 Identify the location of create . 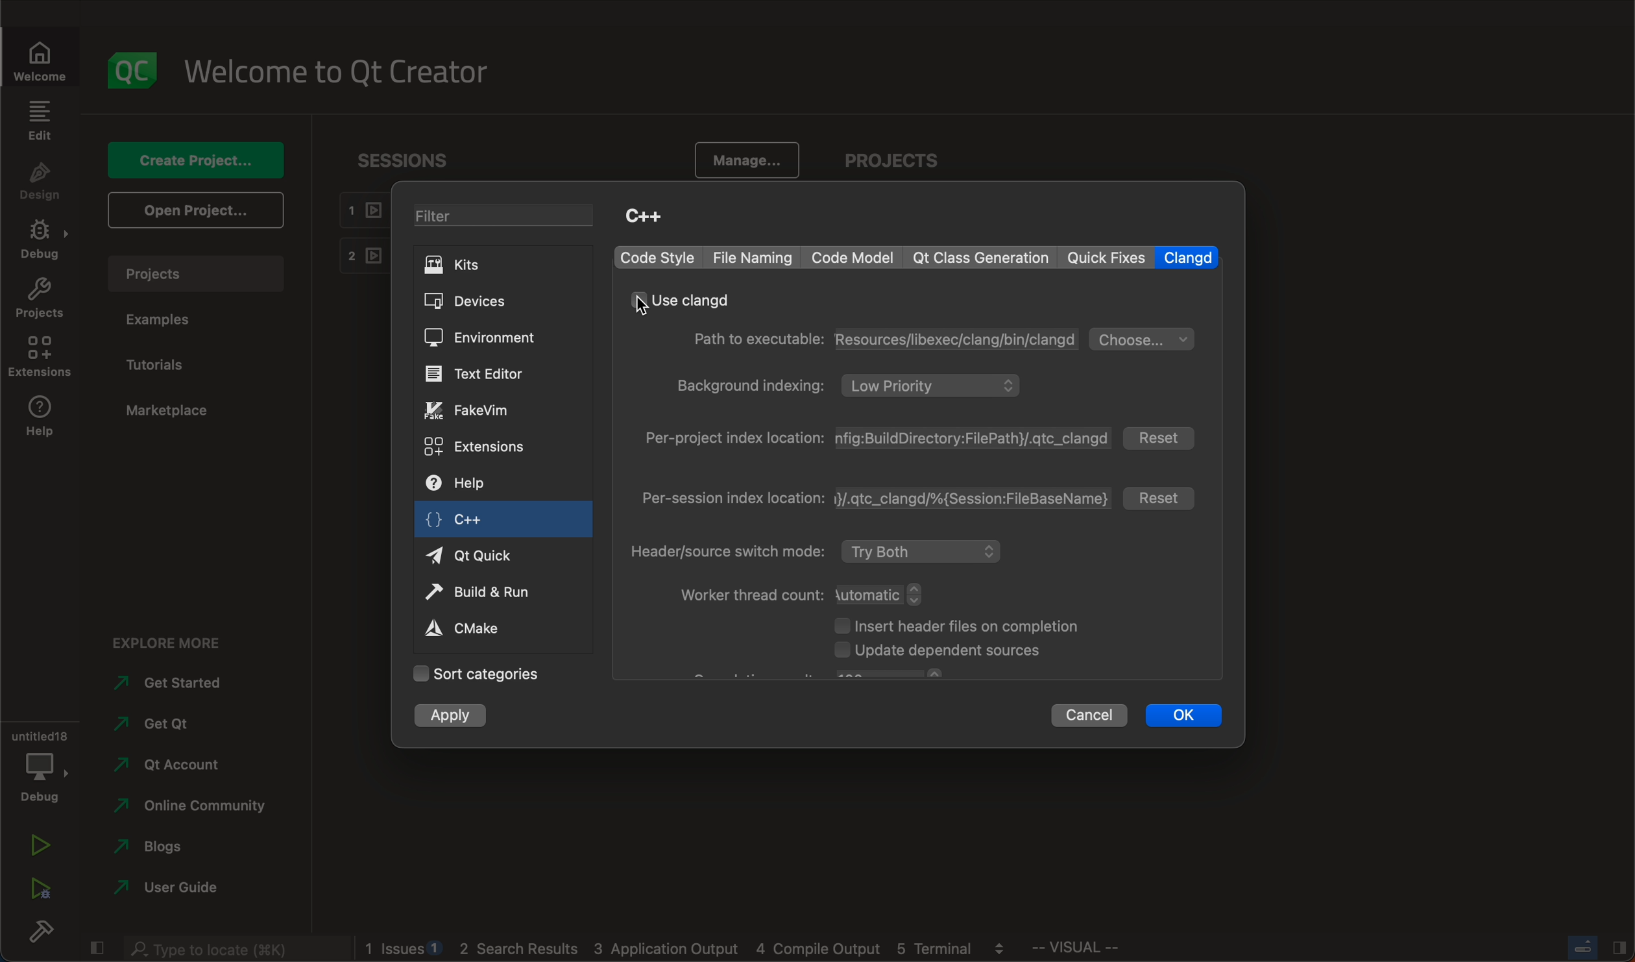
(198, 161).